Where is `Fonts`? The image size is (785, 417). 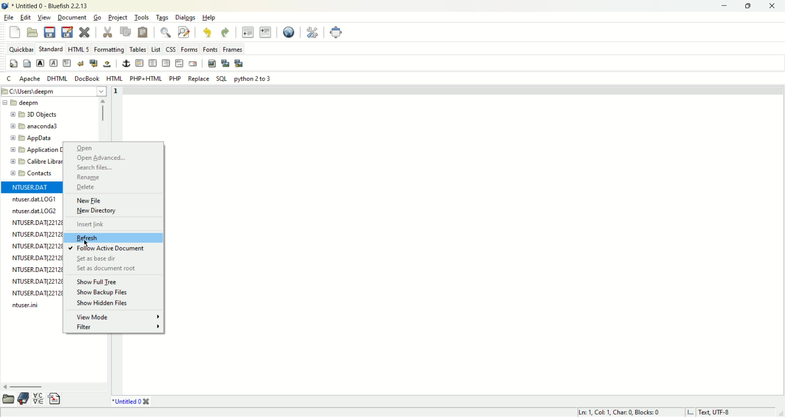
Fonts is located at coordinates (209, 49).